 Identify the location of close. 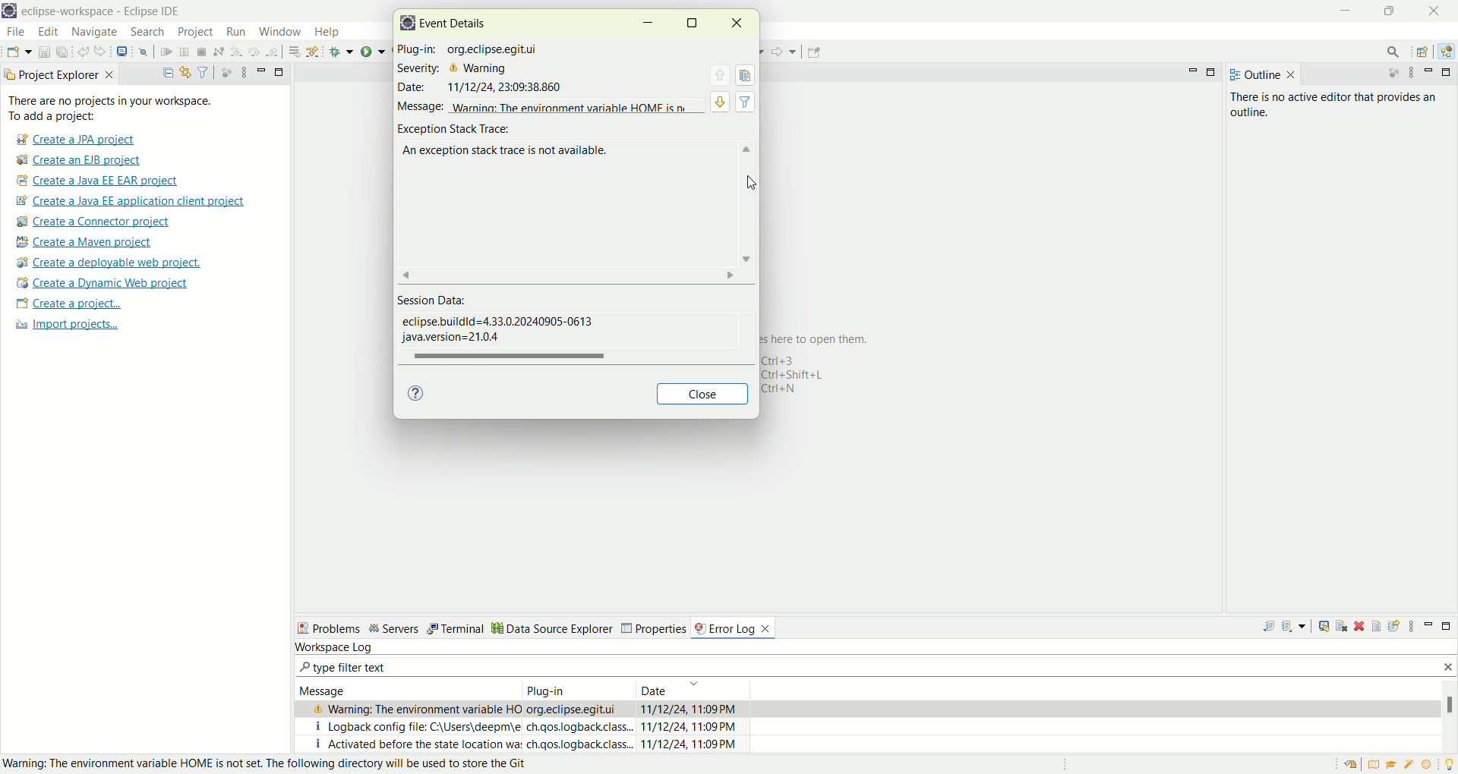
(1441, 667).